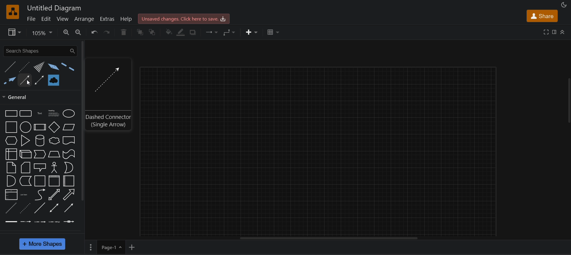 This screenshot has height=255, width=571. What do you see at coordinates (70, 194) in the screenshot?
I see `arrow` at bounding box center [70, 194].